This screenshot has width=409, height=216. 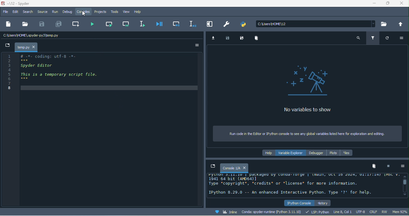 I want to click on save all, so click(x=58, y=24).